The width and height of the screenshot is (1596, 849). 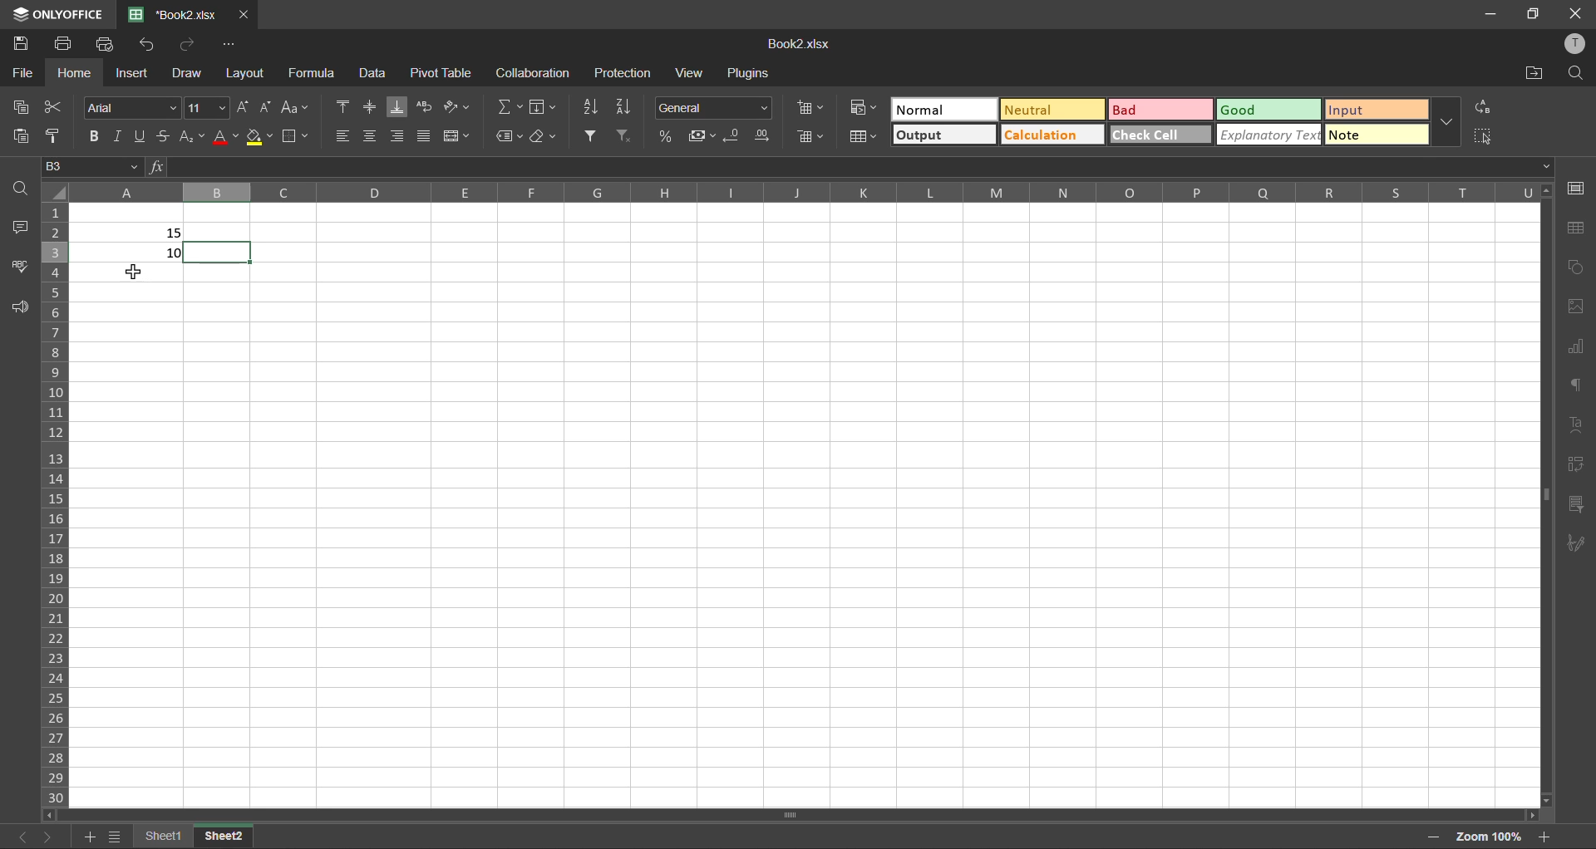 I want to click on number format, so click(x=719, y=107).